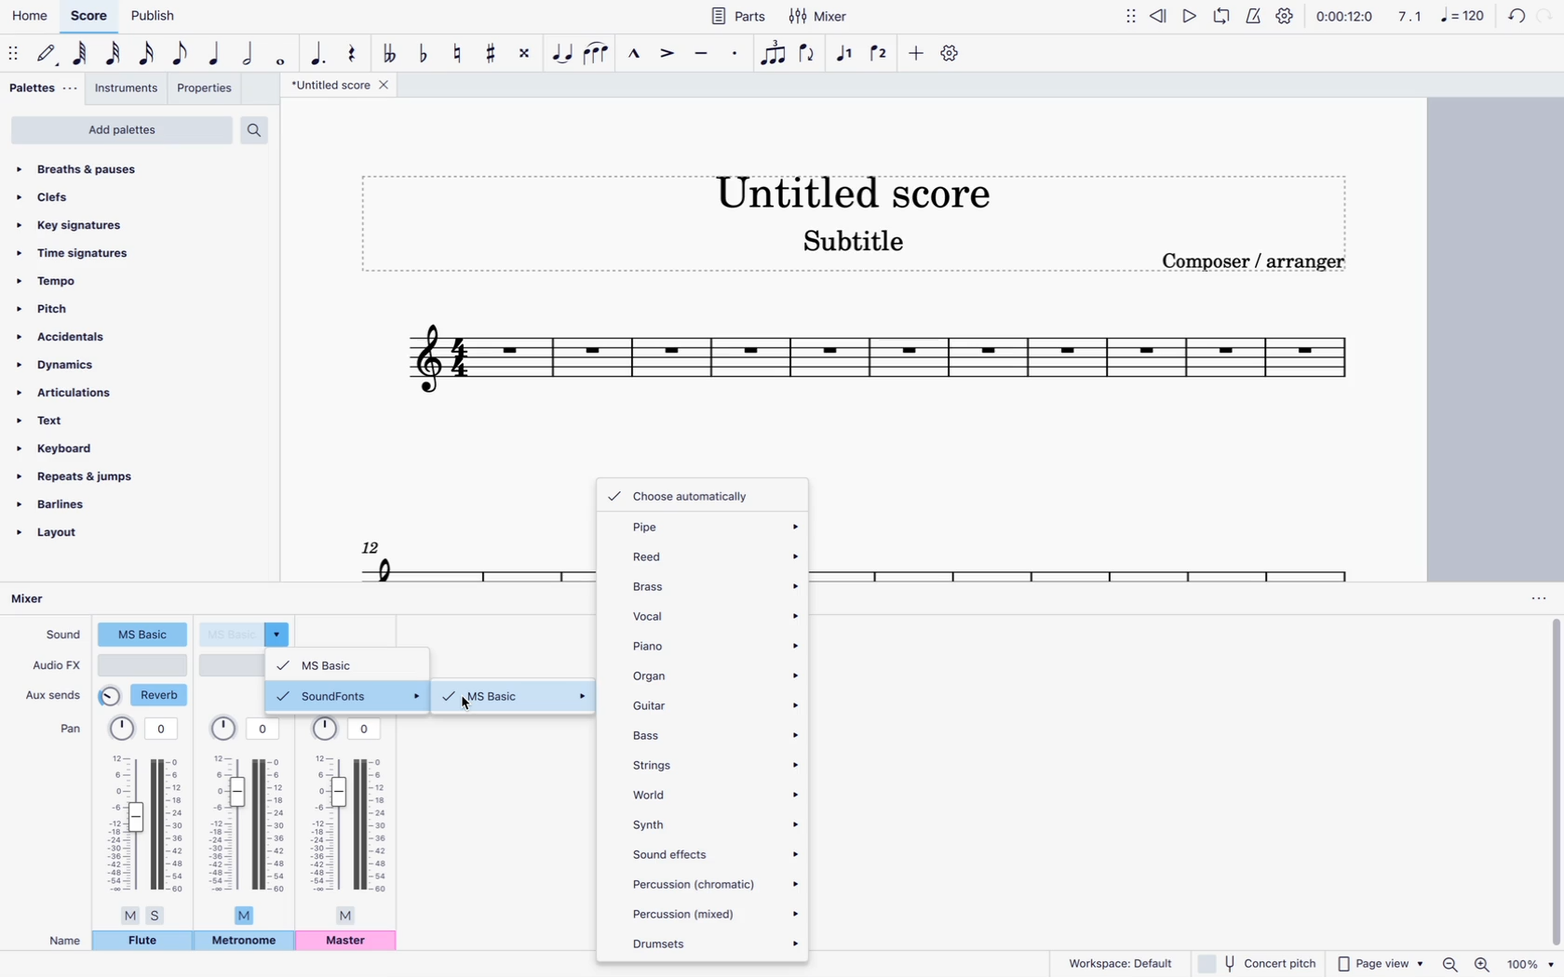 This screenshot has height=977, width=1564. Describe the element at coordinates (152, 18) in the screenshot. I see `publish` at that location.